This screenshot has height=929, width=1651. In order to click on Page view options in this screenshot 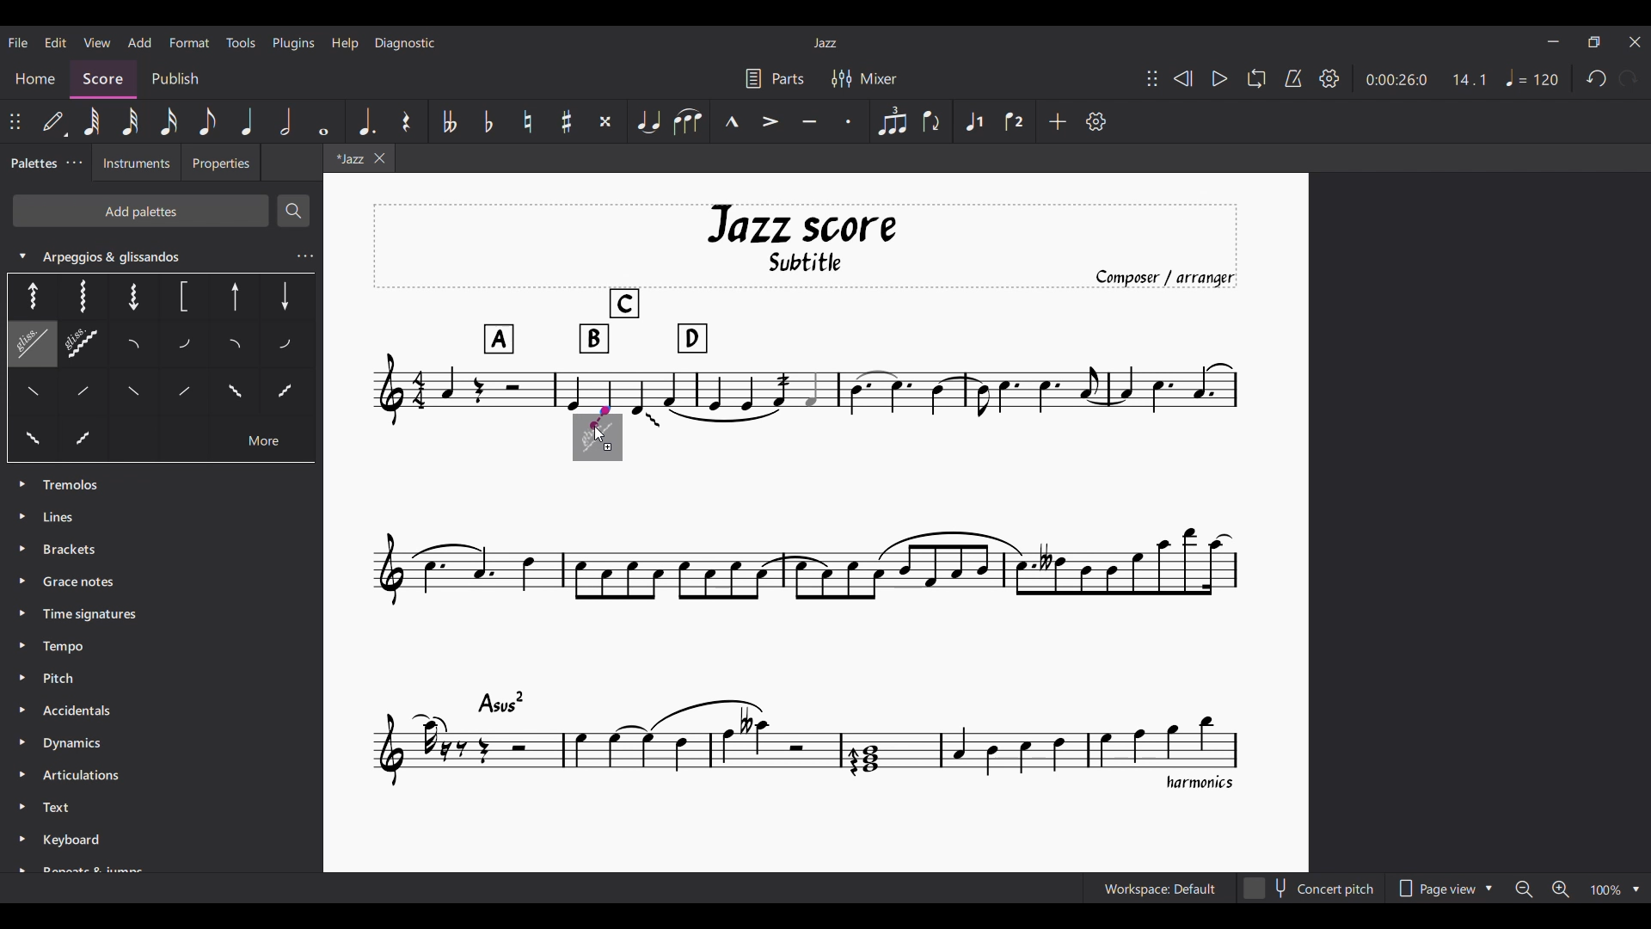, I will do `click(1445, 889)`.